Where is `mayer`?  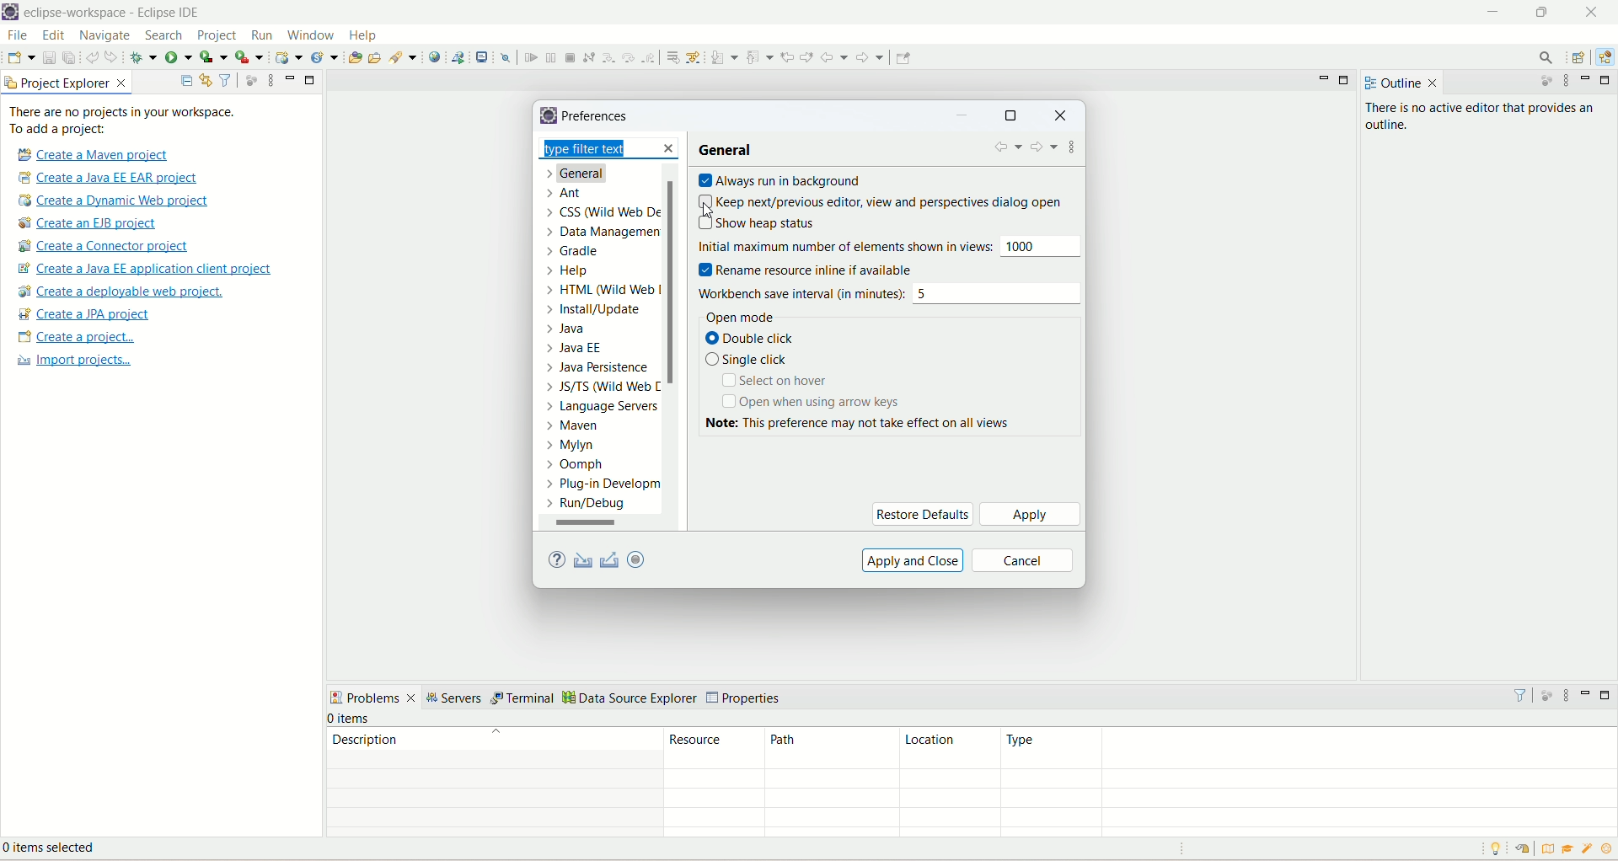
mayer is located at coordinates (577, 428).